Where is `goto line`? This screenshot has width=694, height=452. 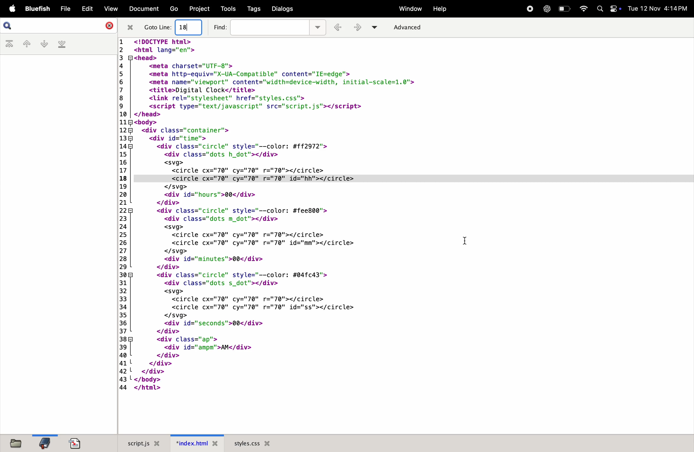
goto line is located at coordinates (158, 27).